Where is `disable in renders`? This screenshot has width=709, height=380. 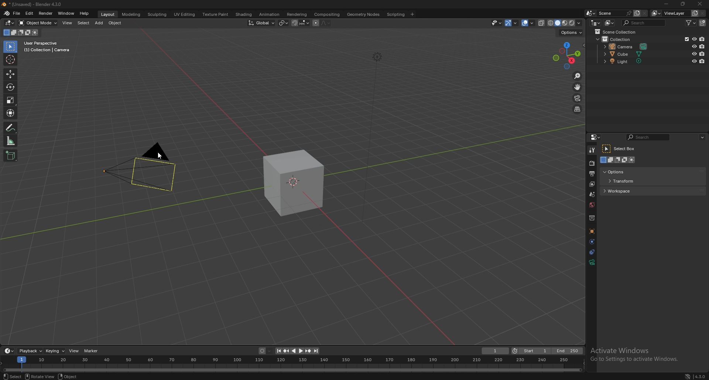
disable in renders is located at coordinates (702, 46).